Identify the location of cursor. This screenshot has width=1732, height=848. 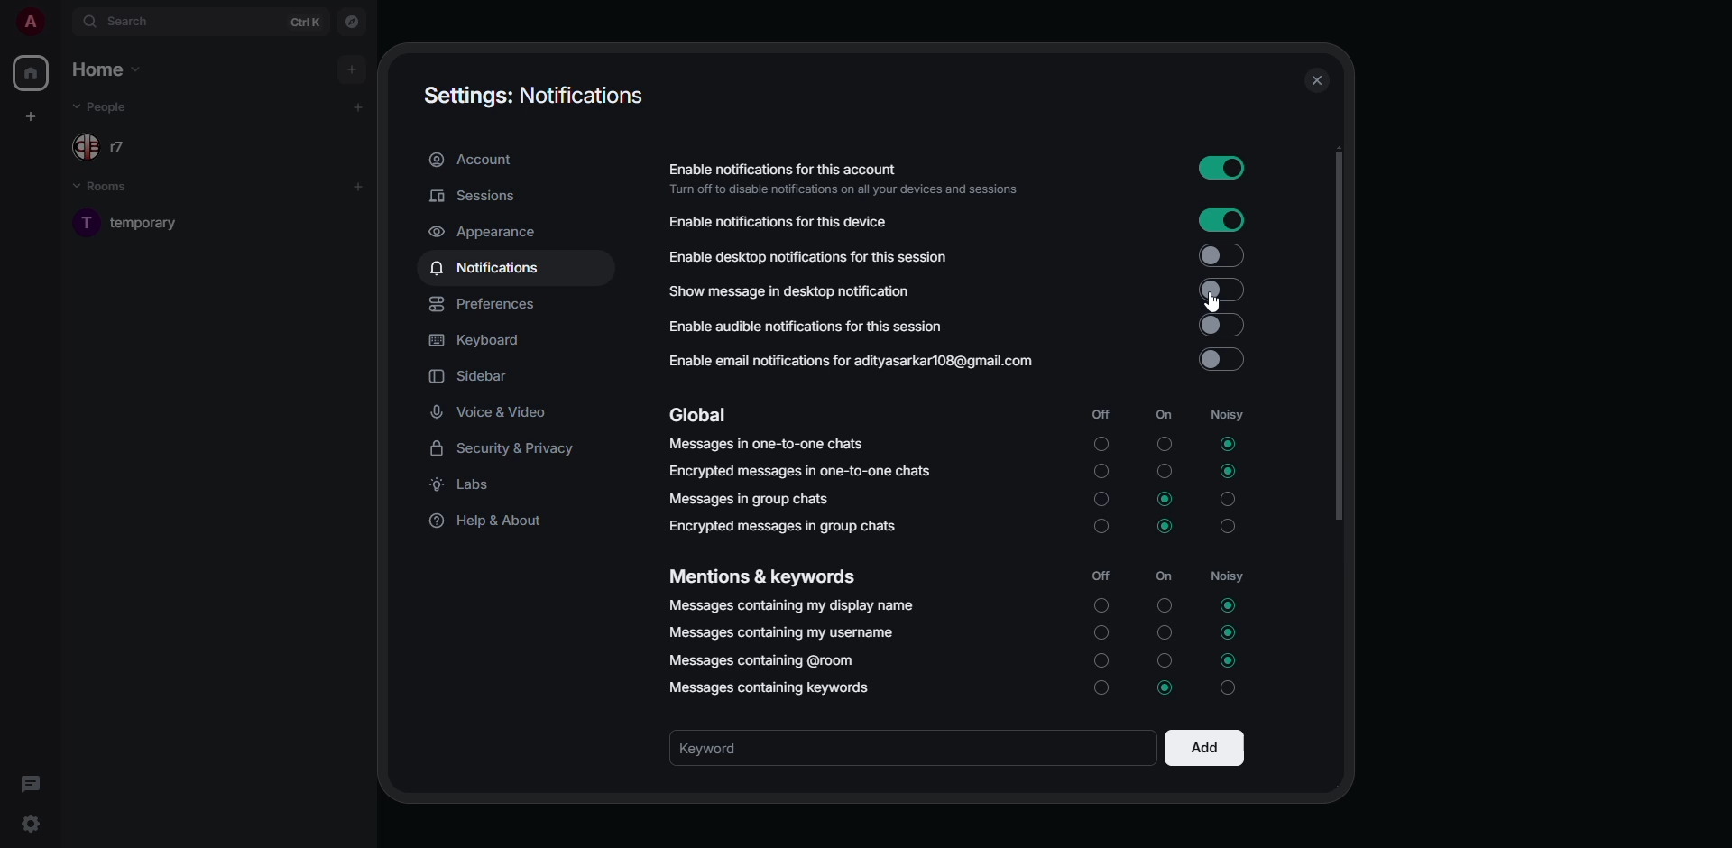
(1208, 304).